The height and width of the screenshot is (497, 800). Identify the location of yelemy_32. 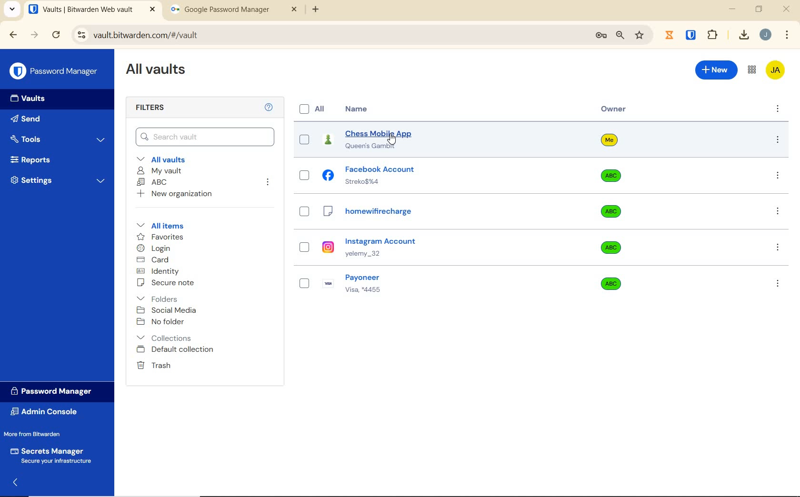
(371, 254).